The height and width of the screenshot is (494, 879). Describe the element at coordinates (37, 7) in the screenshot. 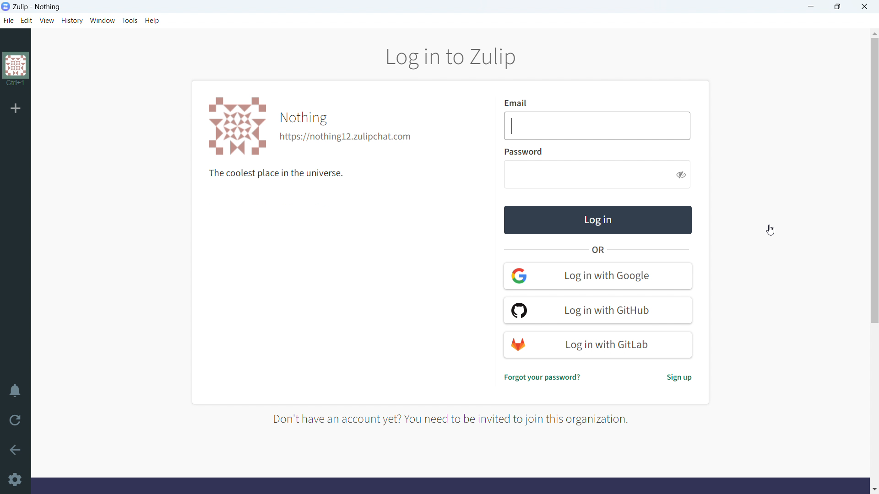

I see `title` at that location.